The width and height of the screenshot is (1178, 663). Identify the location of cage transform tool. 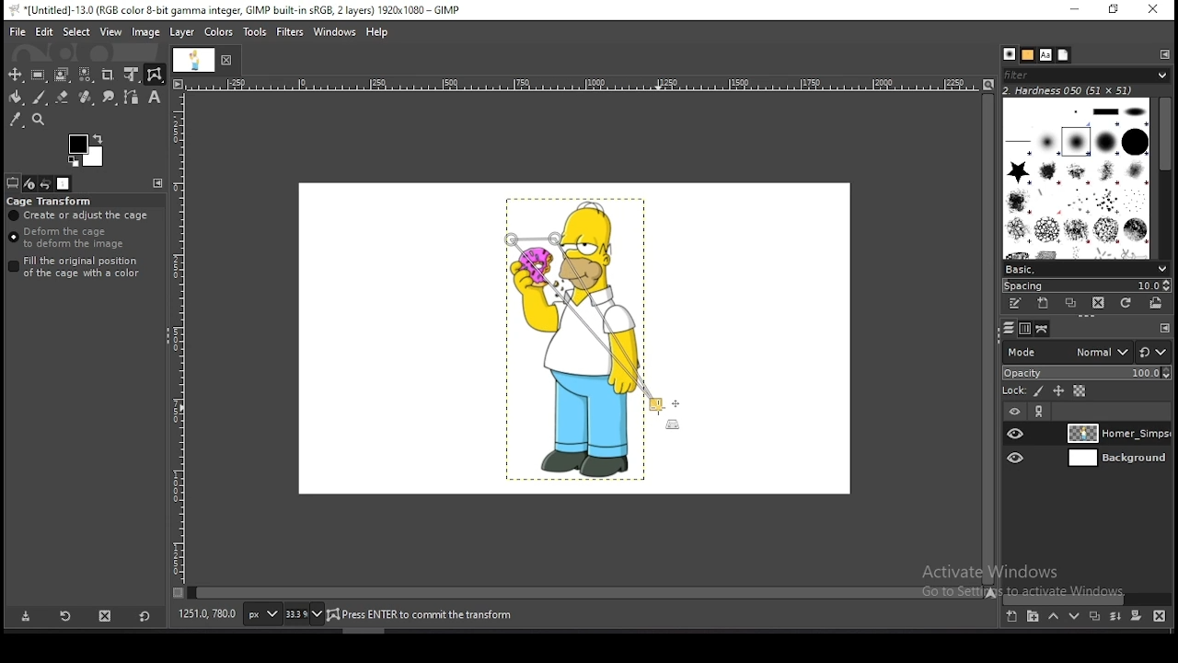
(155, 75).